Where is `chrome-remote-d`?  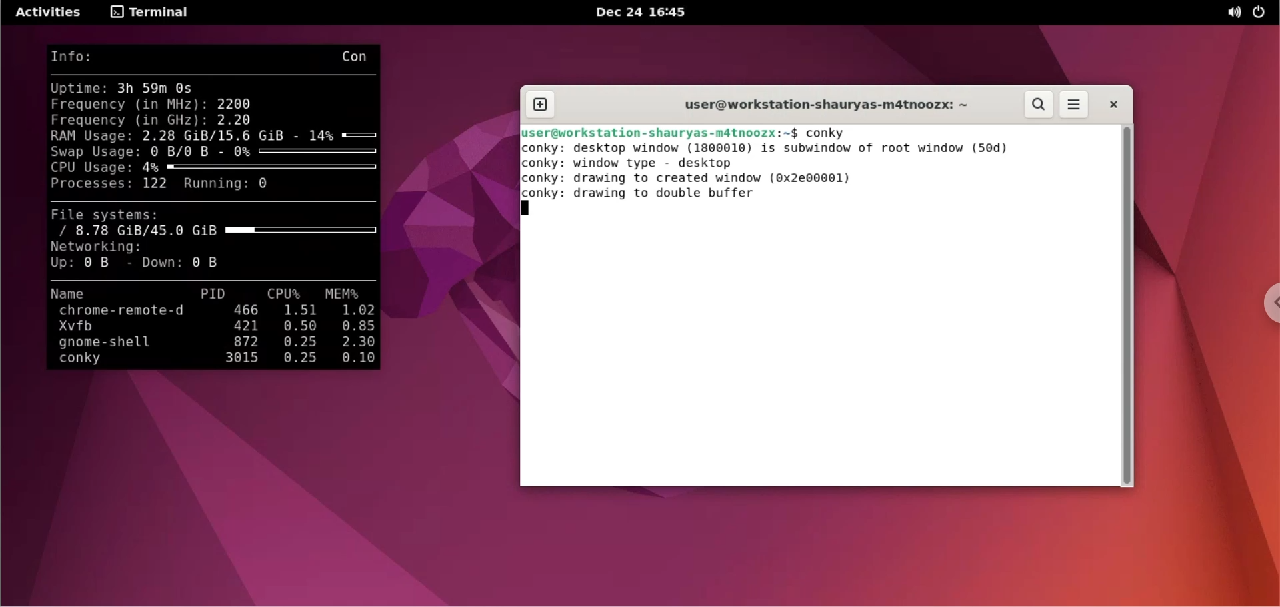 chrome-remote-d is located at coordinates (127, 311).